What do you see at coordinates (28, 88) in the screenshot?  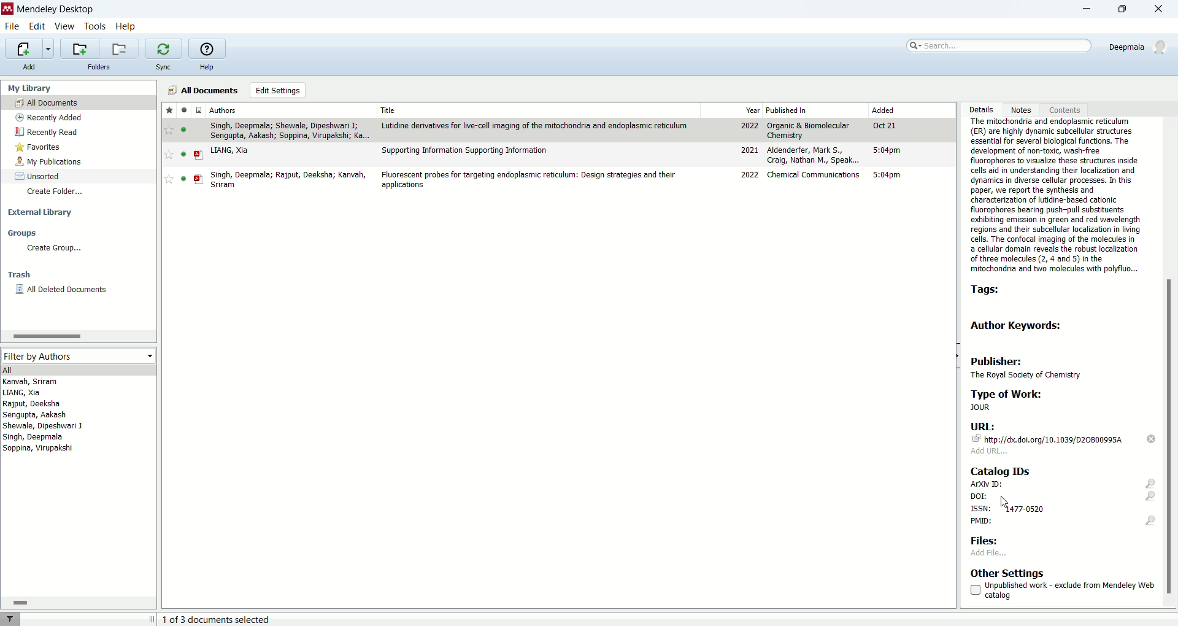 I see `my library` at bounding box center [28, 88].